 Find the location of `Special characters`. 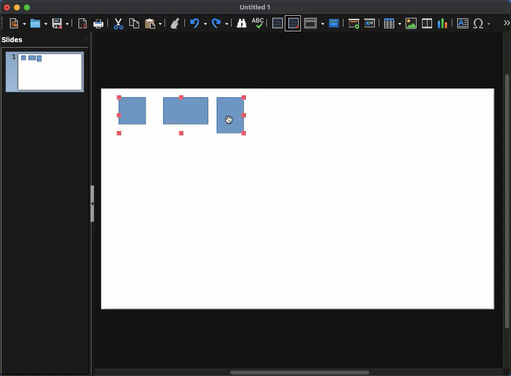

Special characters is located at coordinates (482, 23).